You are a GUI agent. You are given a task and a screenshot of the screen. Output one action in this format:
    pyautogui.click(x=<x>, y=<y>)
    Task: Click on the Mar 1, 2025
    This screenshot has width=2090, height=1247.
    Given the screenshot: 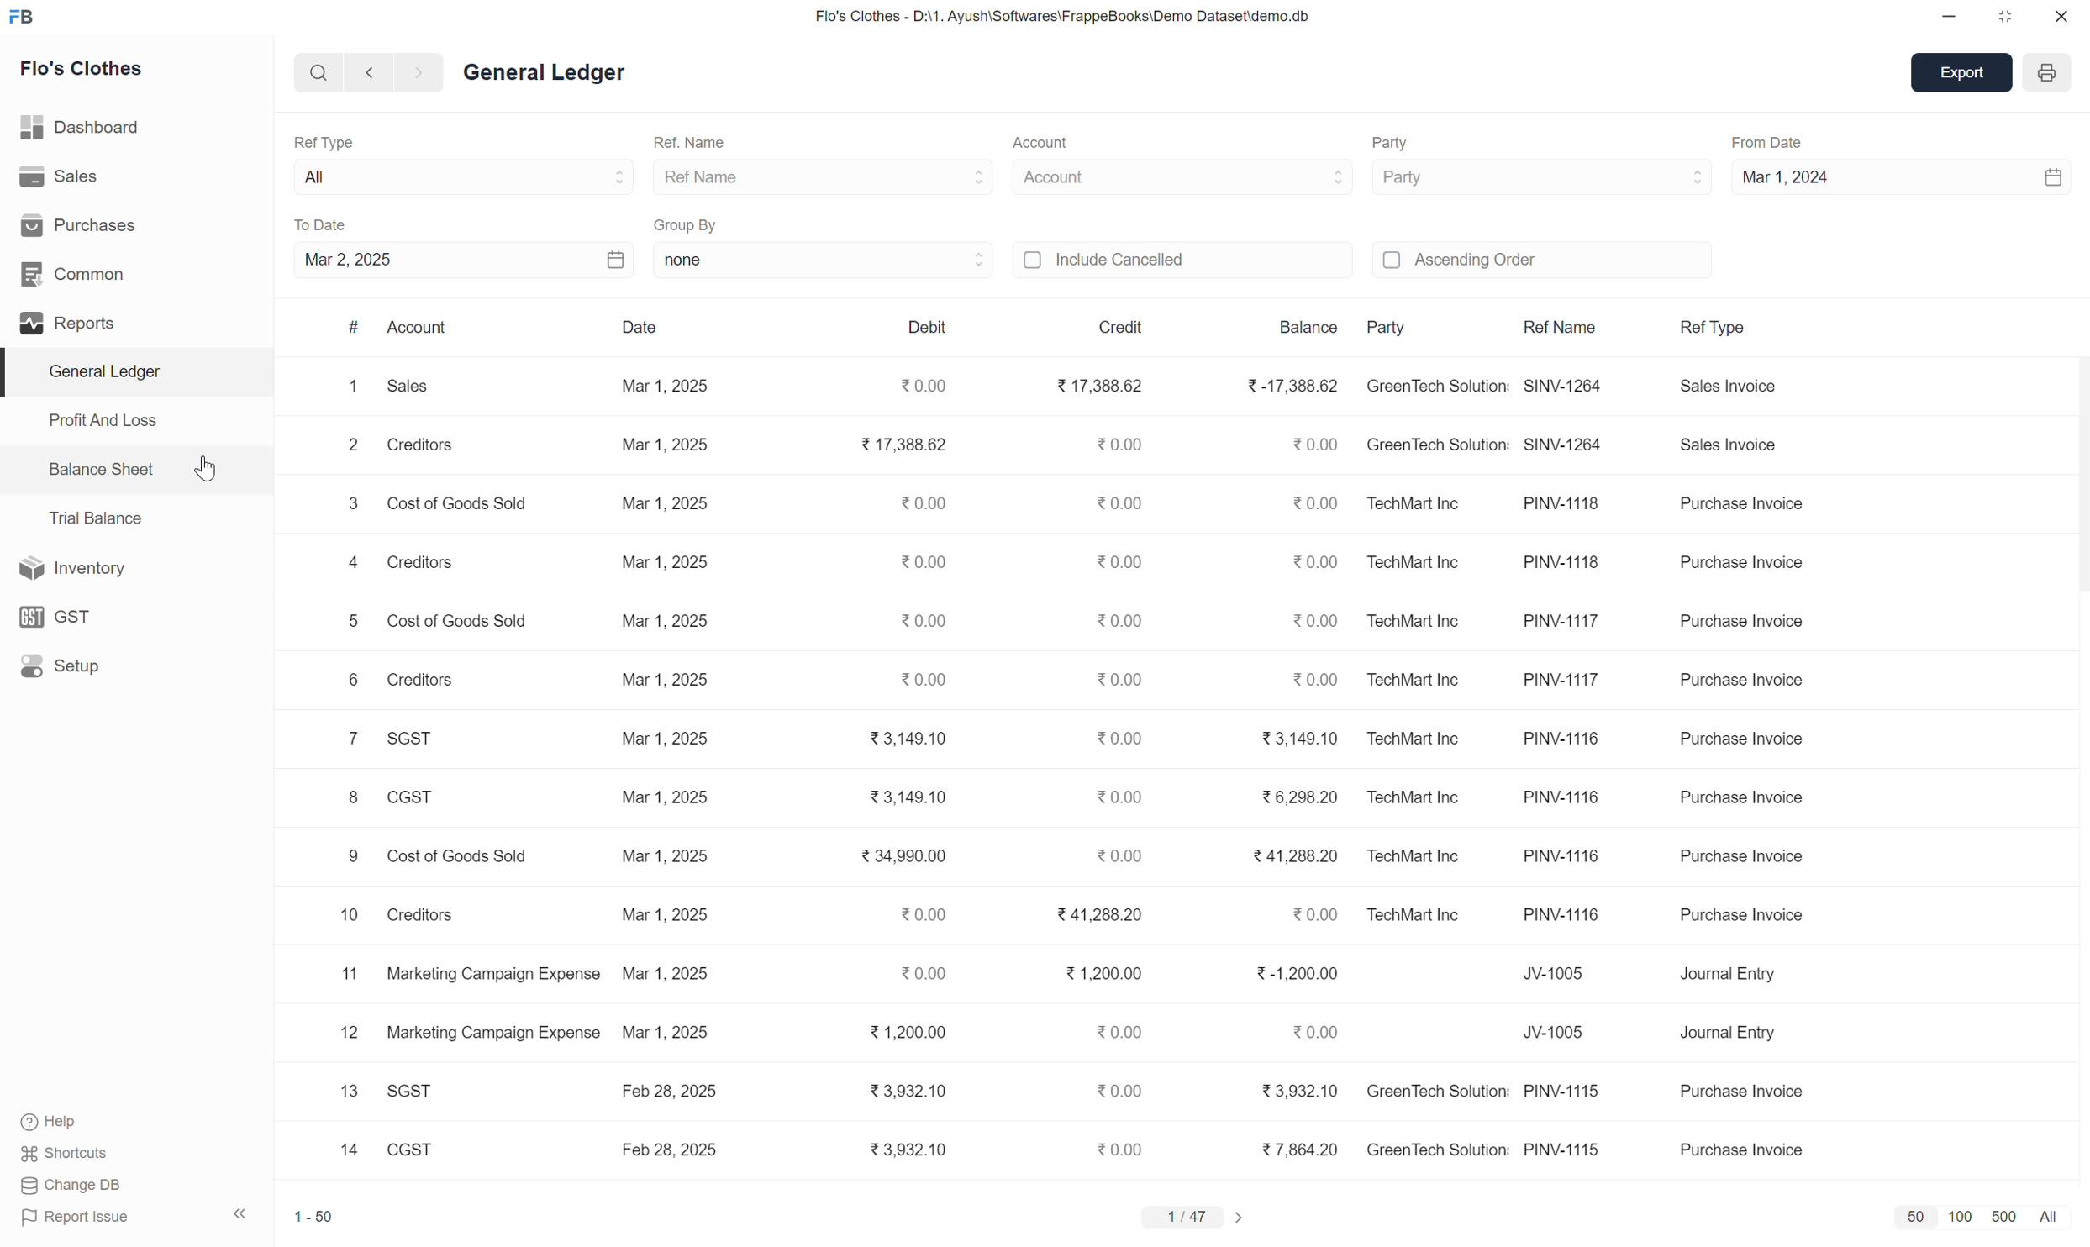 What is the action you would take?
    pyautogui.click(x=666, y=1033)
    